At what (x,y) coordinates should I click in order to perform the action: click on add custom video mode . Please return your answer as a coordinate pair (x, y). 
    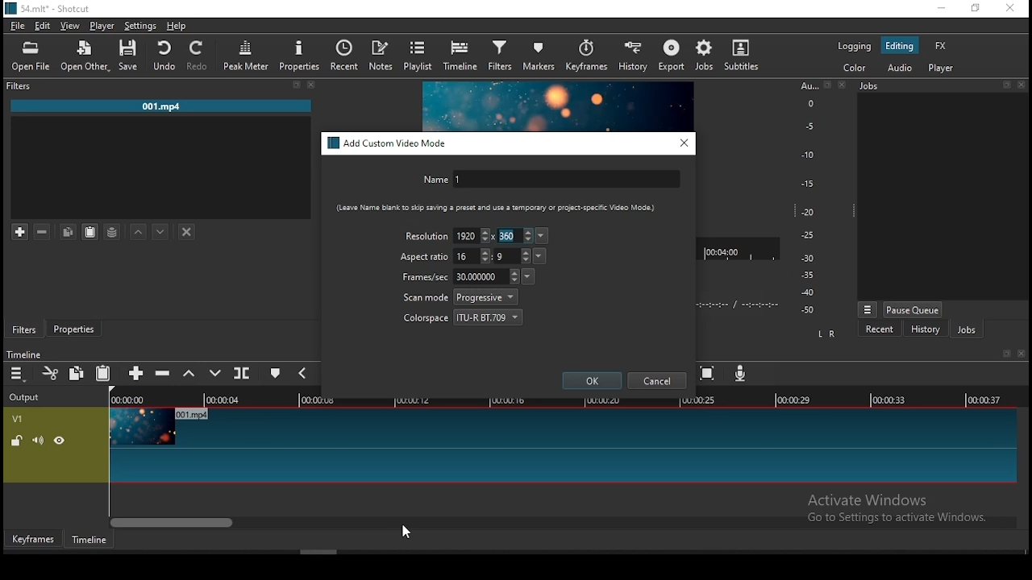
    Looking at the image, I should click on (389, 143).